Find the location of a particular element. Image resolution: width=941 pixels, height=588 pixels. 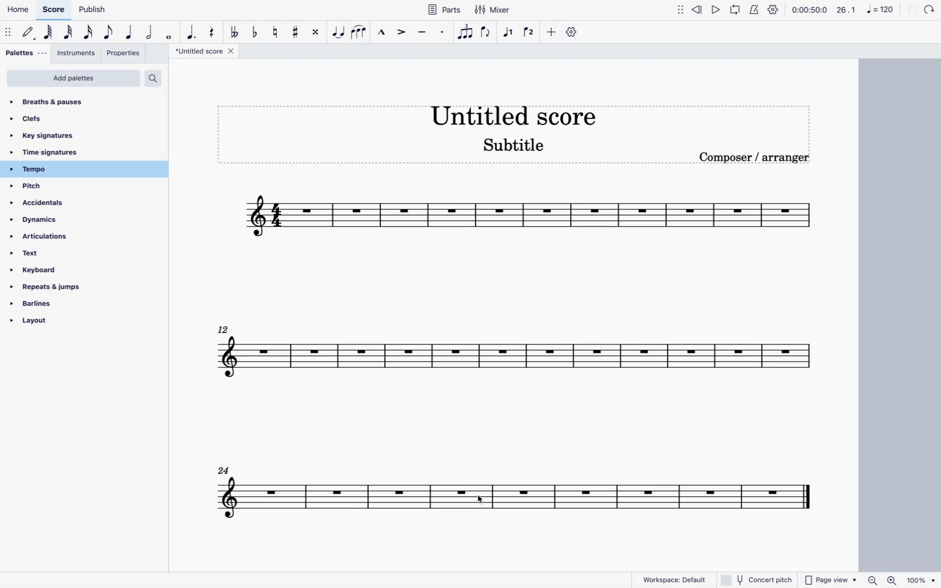

marcato is located at coordinates (382, 33).